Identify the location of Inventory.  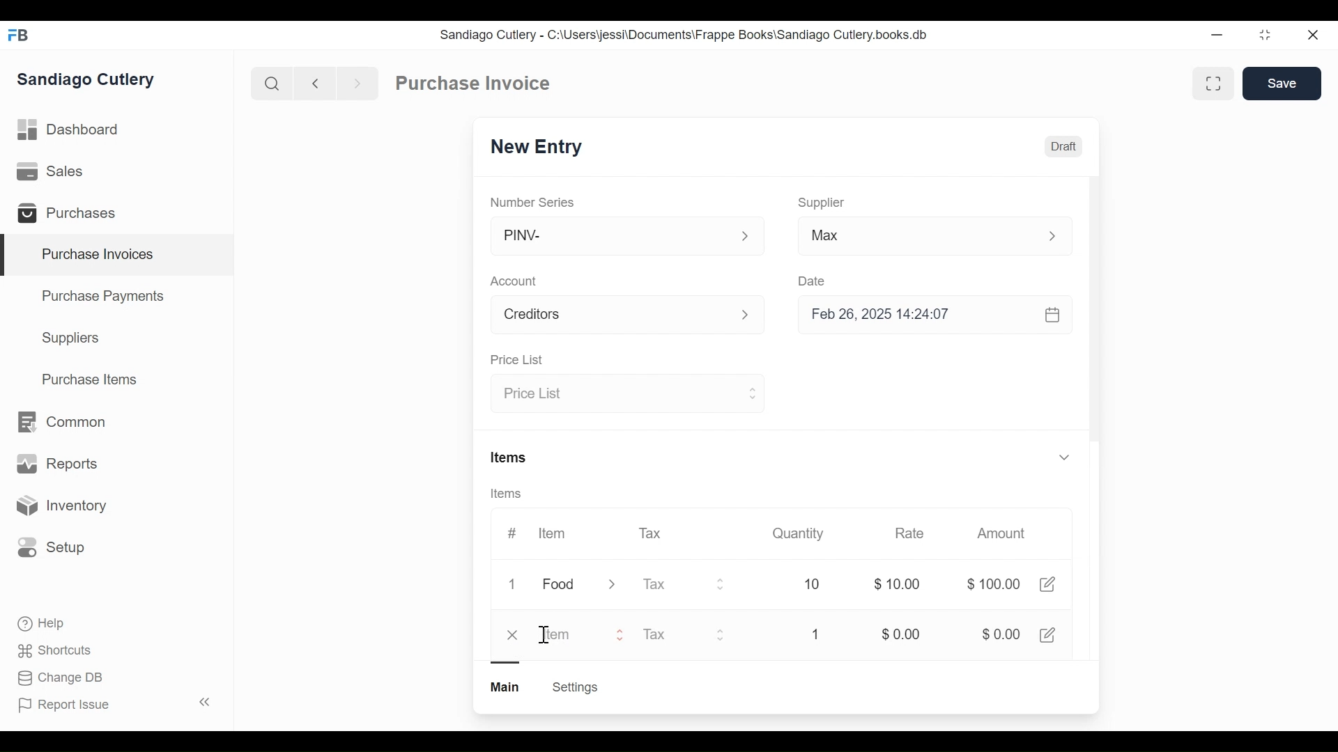
(60, 506).